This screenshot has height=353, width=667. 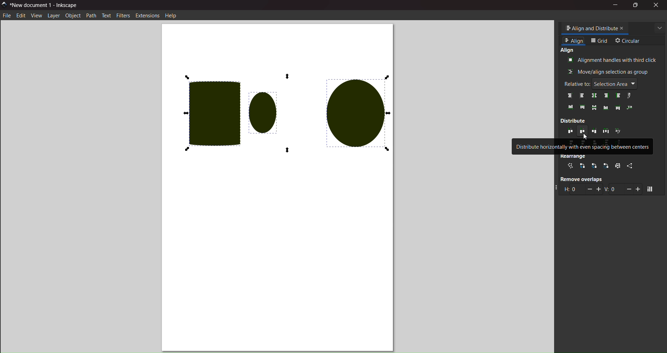 I want to click on distribute horizontally with even spacing between centers, so click(x=582, y=131).